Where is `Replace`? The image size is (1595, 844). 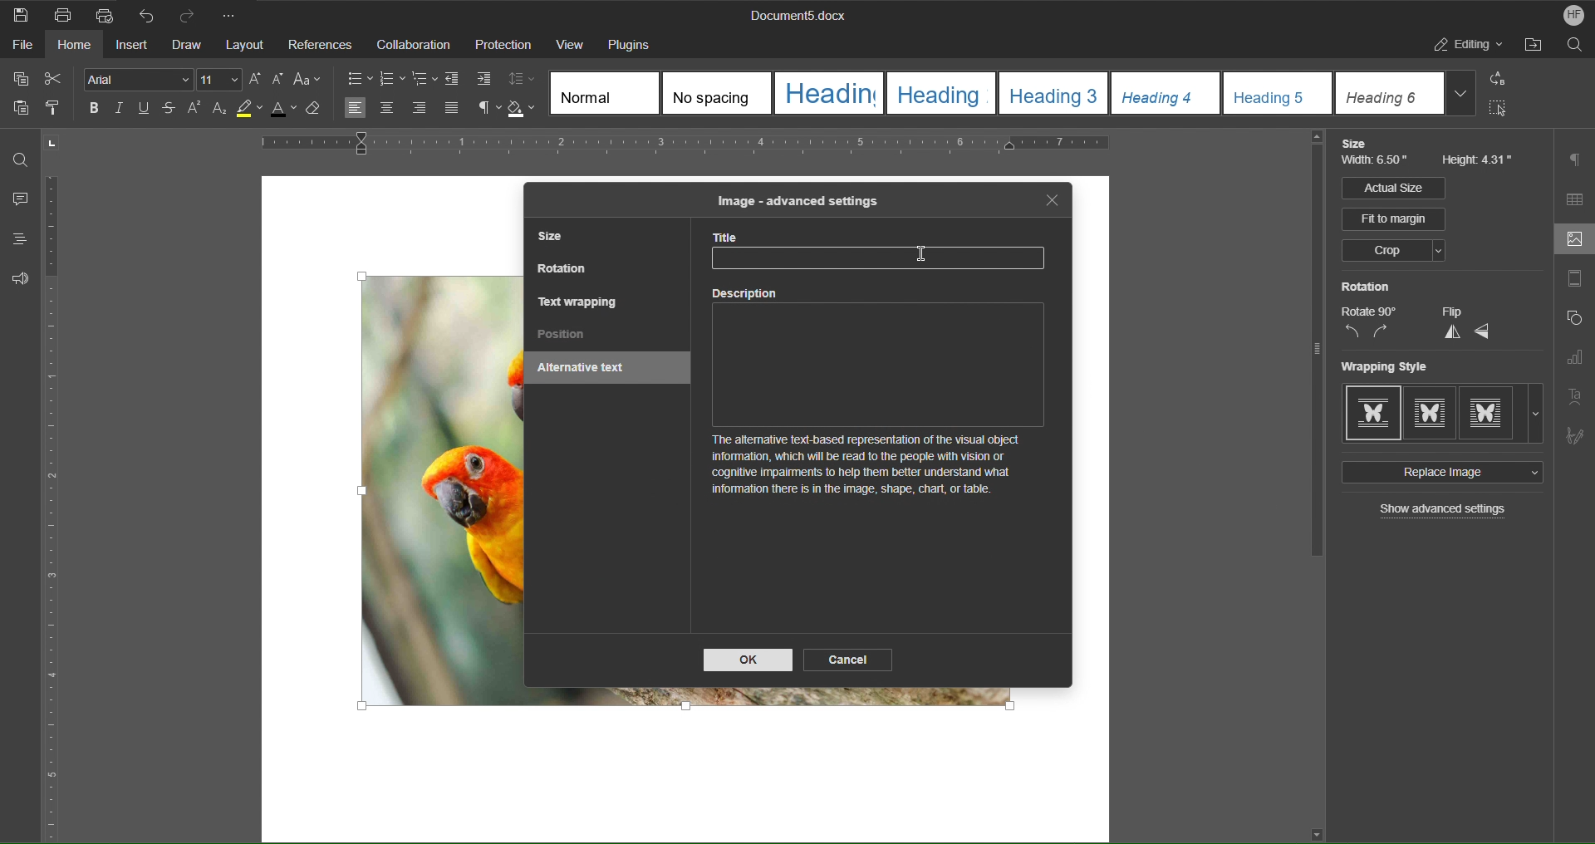
Replace is located at coordinates (1503, 80).